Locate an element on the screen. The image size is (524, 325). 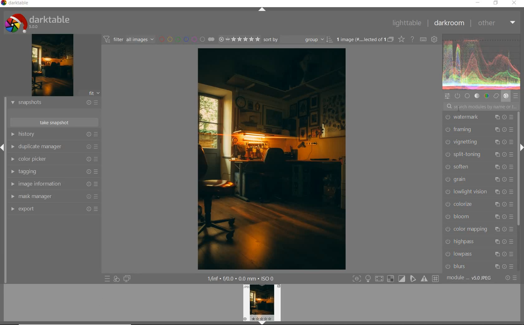
expand grouped images is located at coordinates (365, 40).